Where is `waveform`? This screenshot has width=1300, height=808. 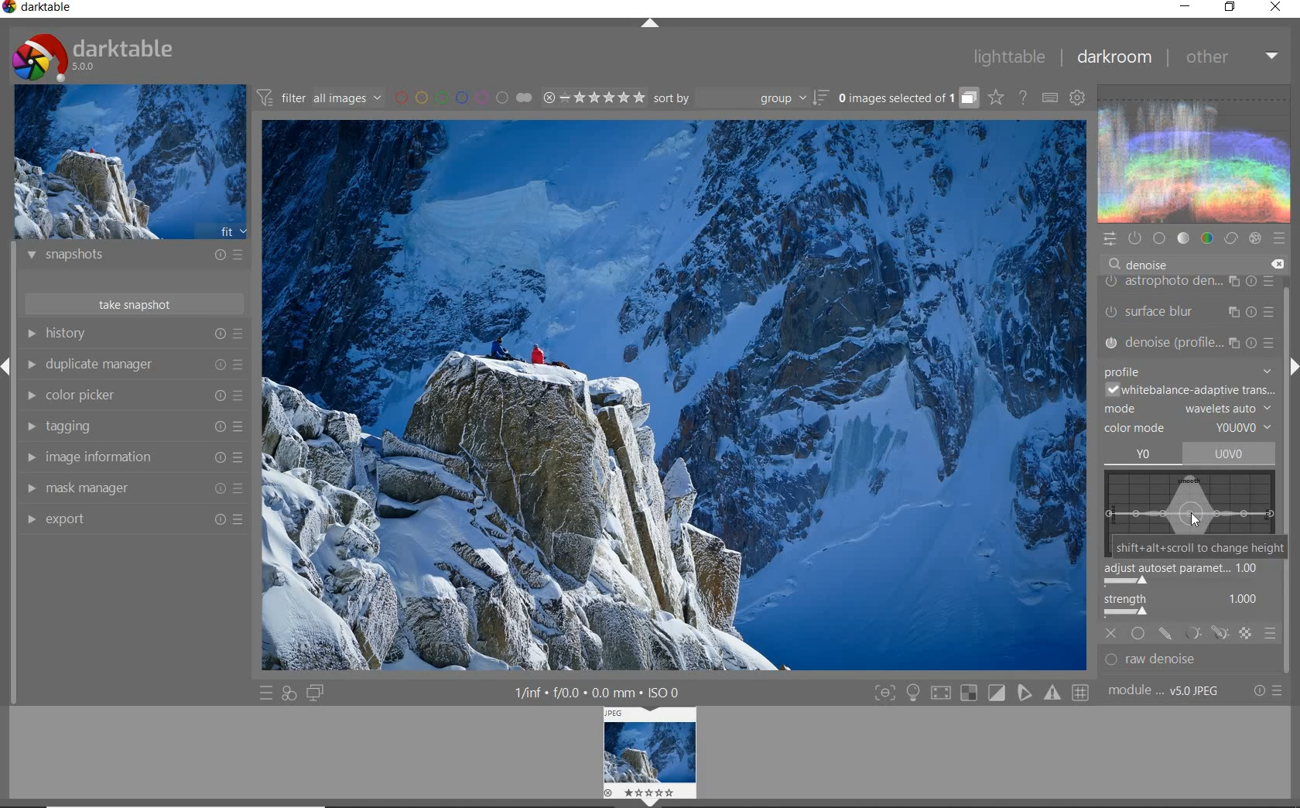
waveform is located at coordinates (1192, 152).